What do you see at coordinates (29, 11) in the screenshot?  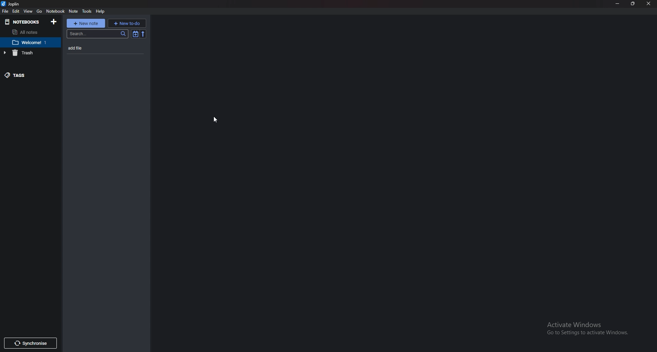 I see `View` at bounding box center [29, 11].